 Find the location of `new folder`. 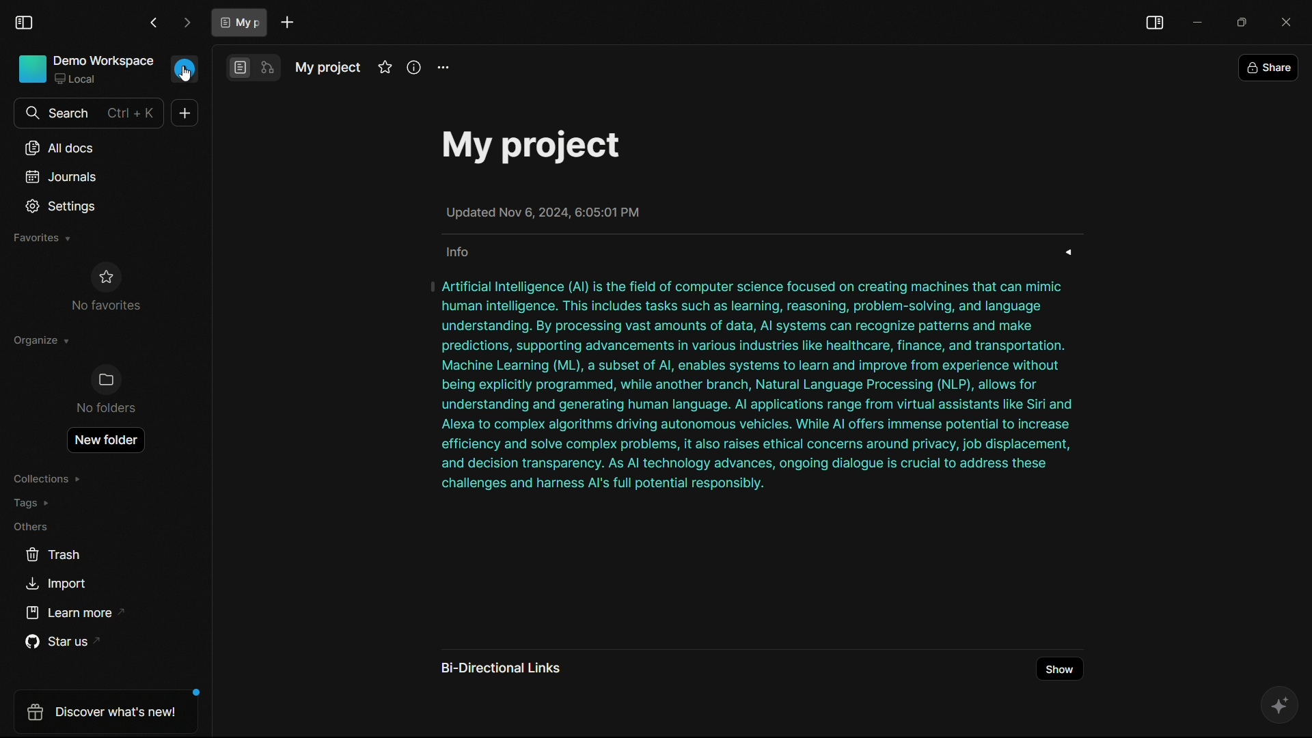

new folder is located at coordinates (106, 440).